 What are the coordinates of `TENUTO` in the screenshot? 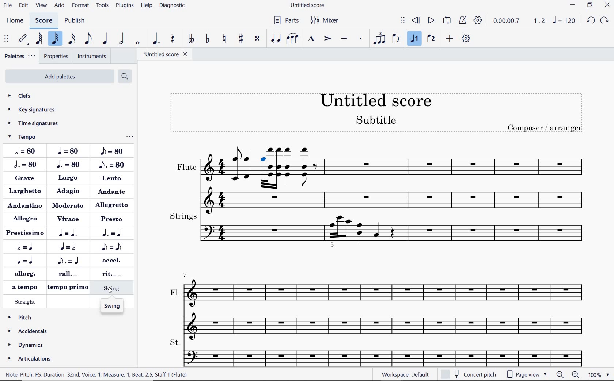 It's located at (345, 39).